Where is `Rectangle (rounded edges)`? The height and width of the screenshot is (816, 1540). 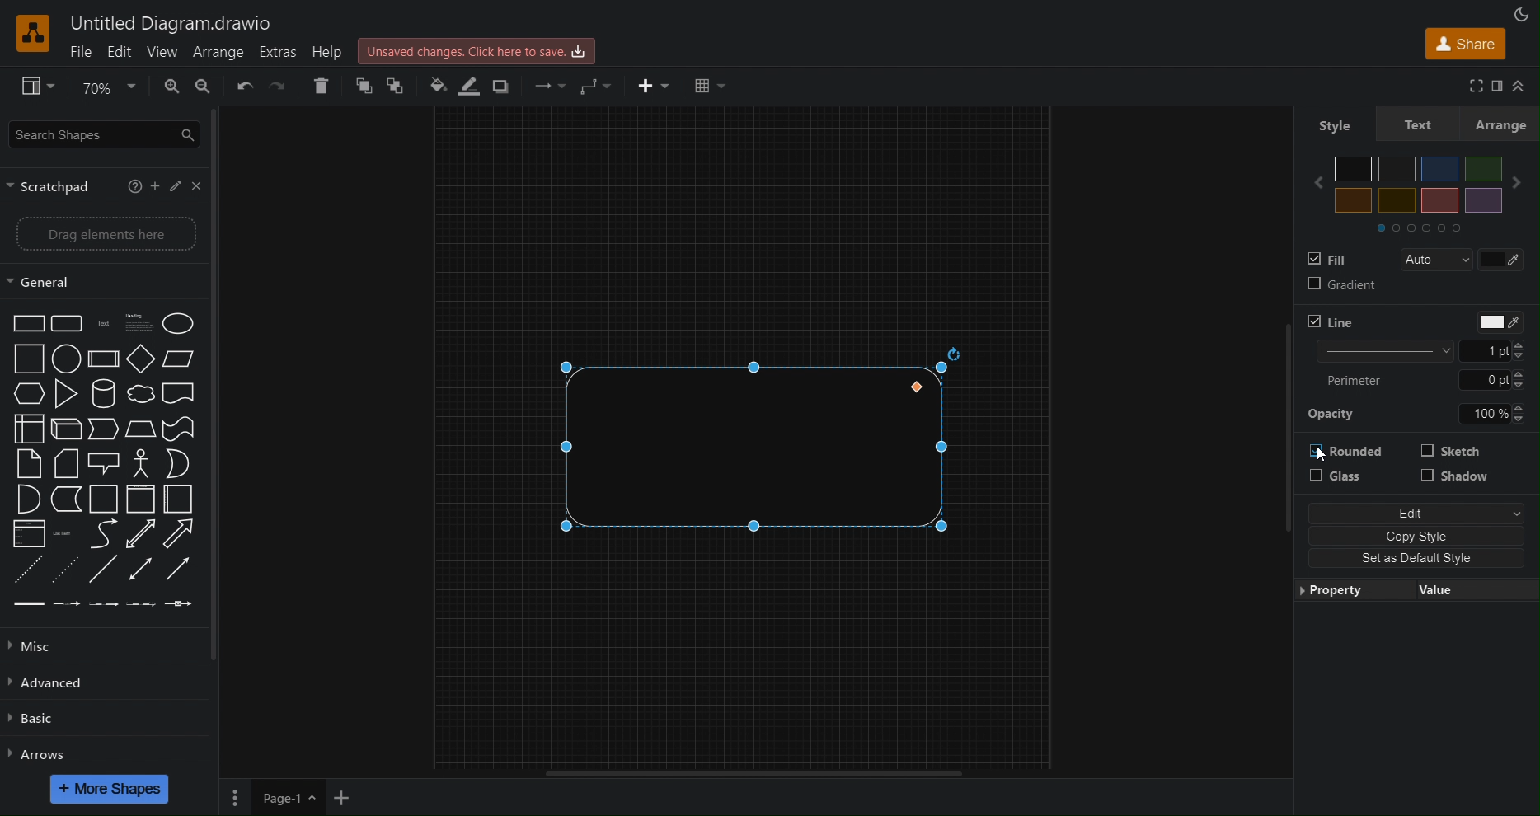
Rectangle (rounded edges) is located at coordinates (754, 447).